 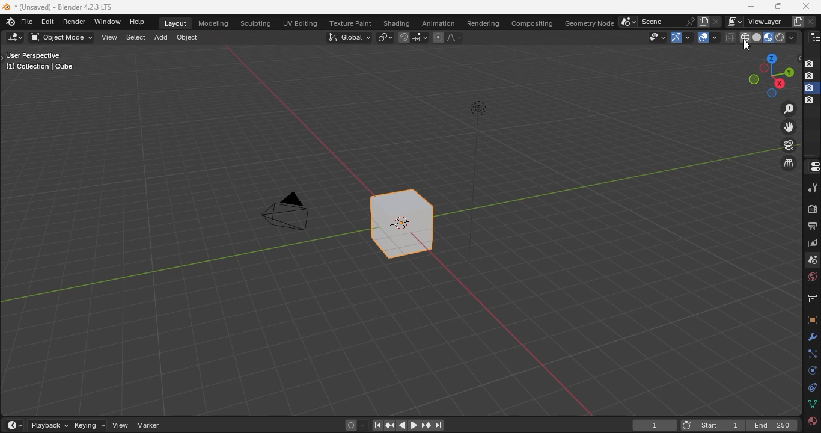 What do you see at coordinates (805, 5) in the screenshot?
I see `close` at bounding box center [805, 5].